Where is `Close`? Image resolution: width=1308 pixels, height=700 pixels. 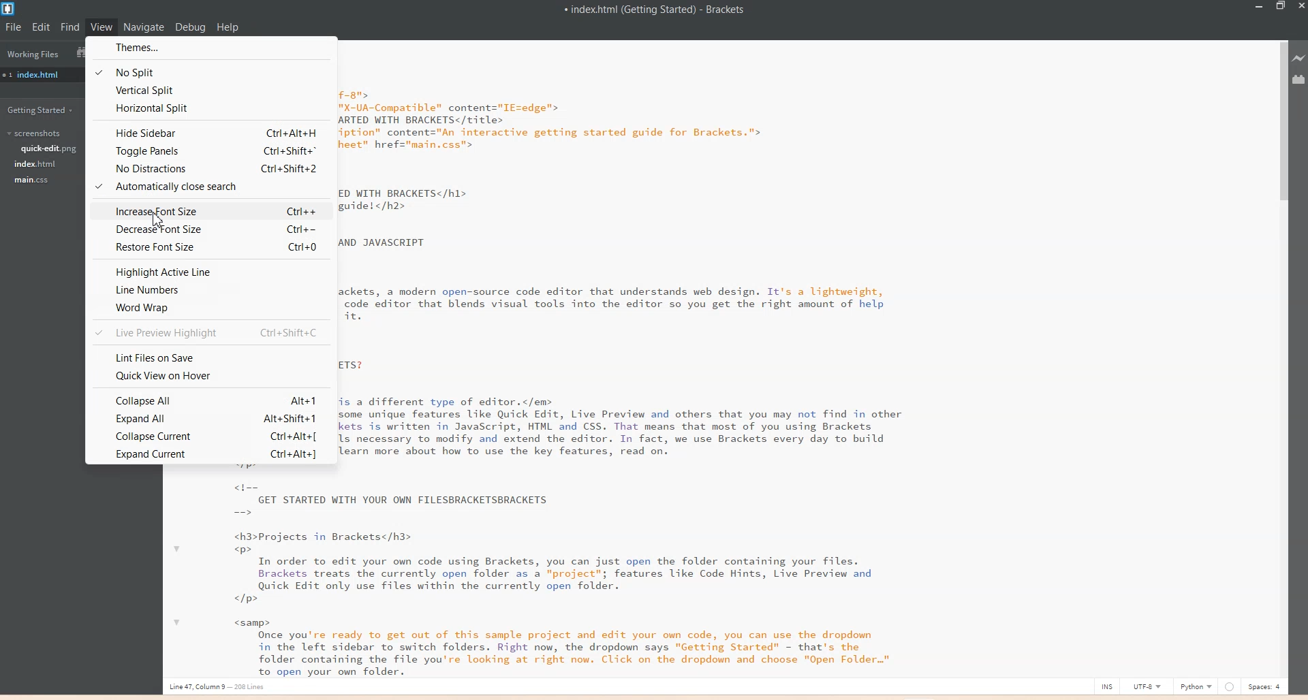 Close is located at coordinates (1300, 7).